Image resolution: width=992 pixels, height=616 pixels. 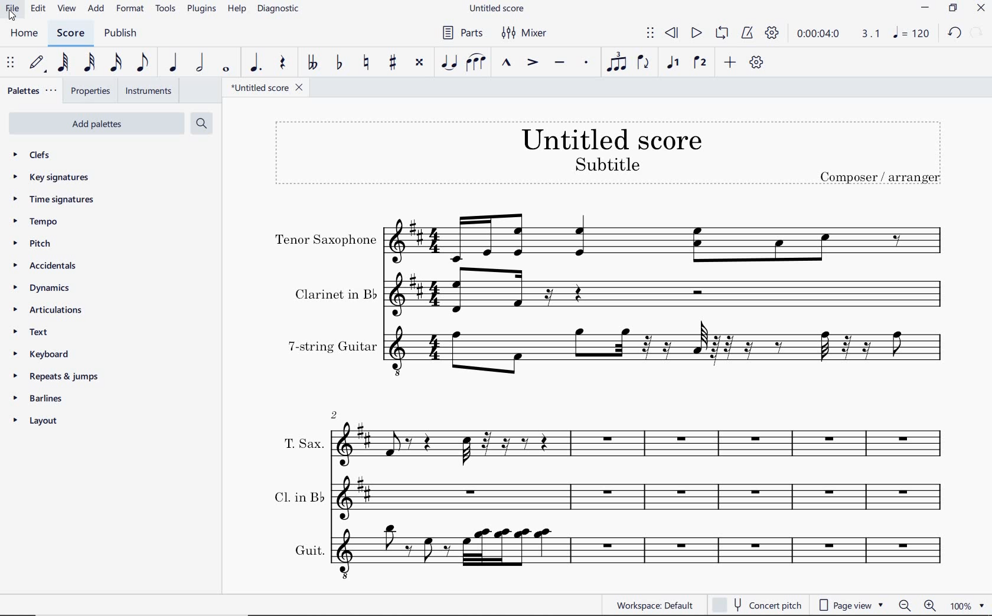 What do you see at coordinates (911, 32) in the screenshot?
I see `NOTE` at bounding box center [911, 32].